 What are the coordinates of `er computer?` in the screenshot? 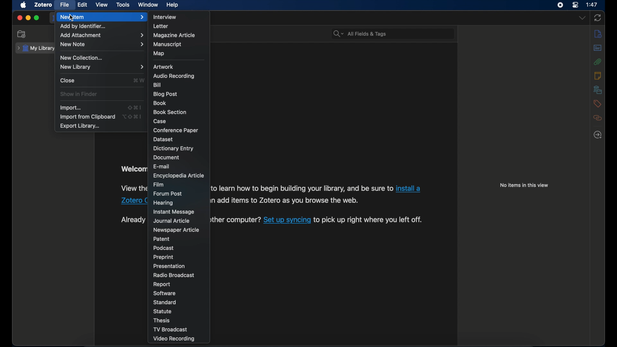 It's located at (237, 219).